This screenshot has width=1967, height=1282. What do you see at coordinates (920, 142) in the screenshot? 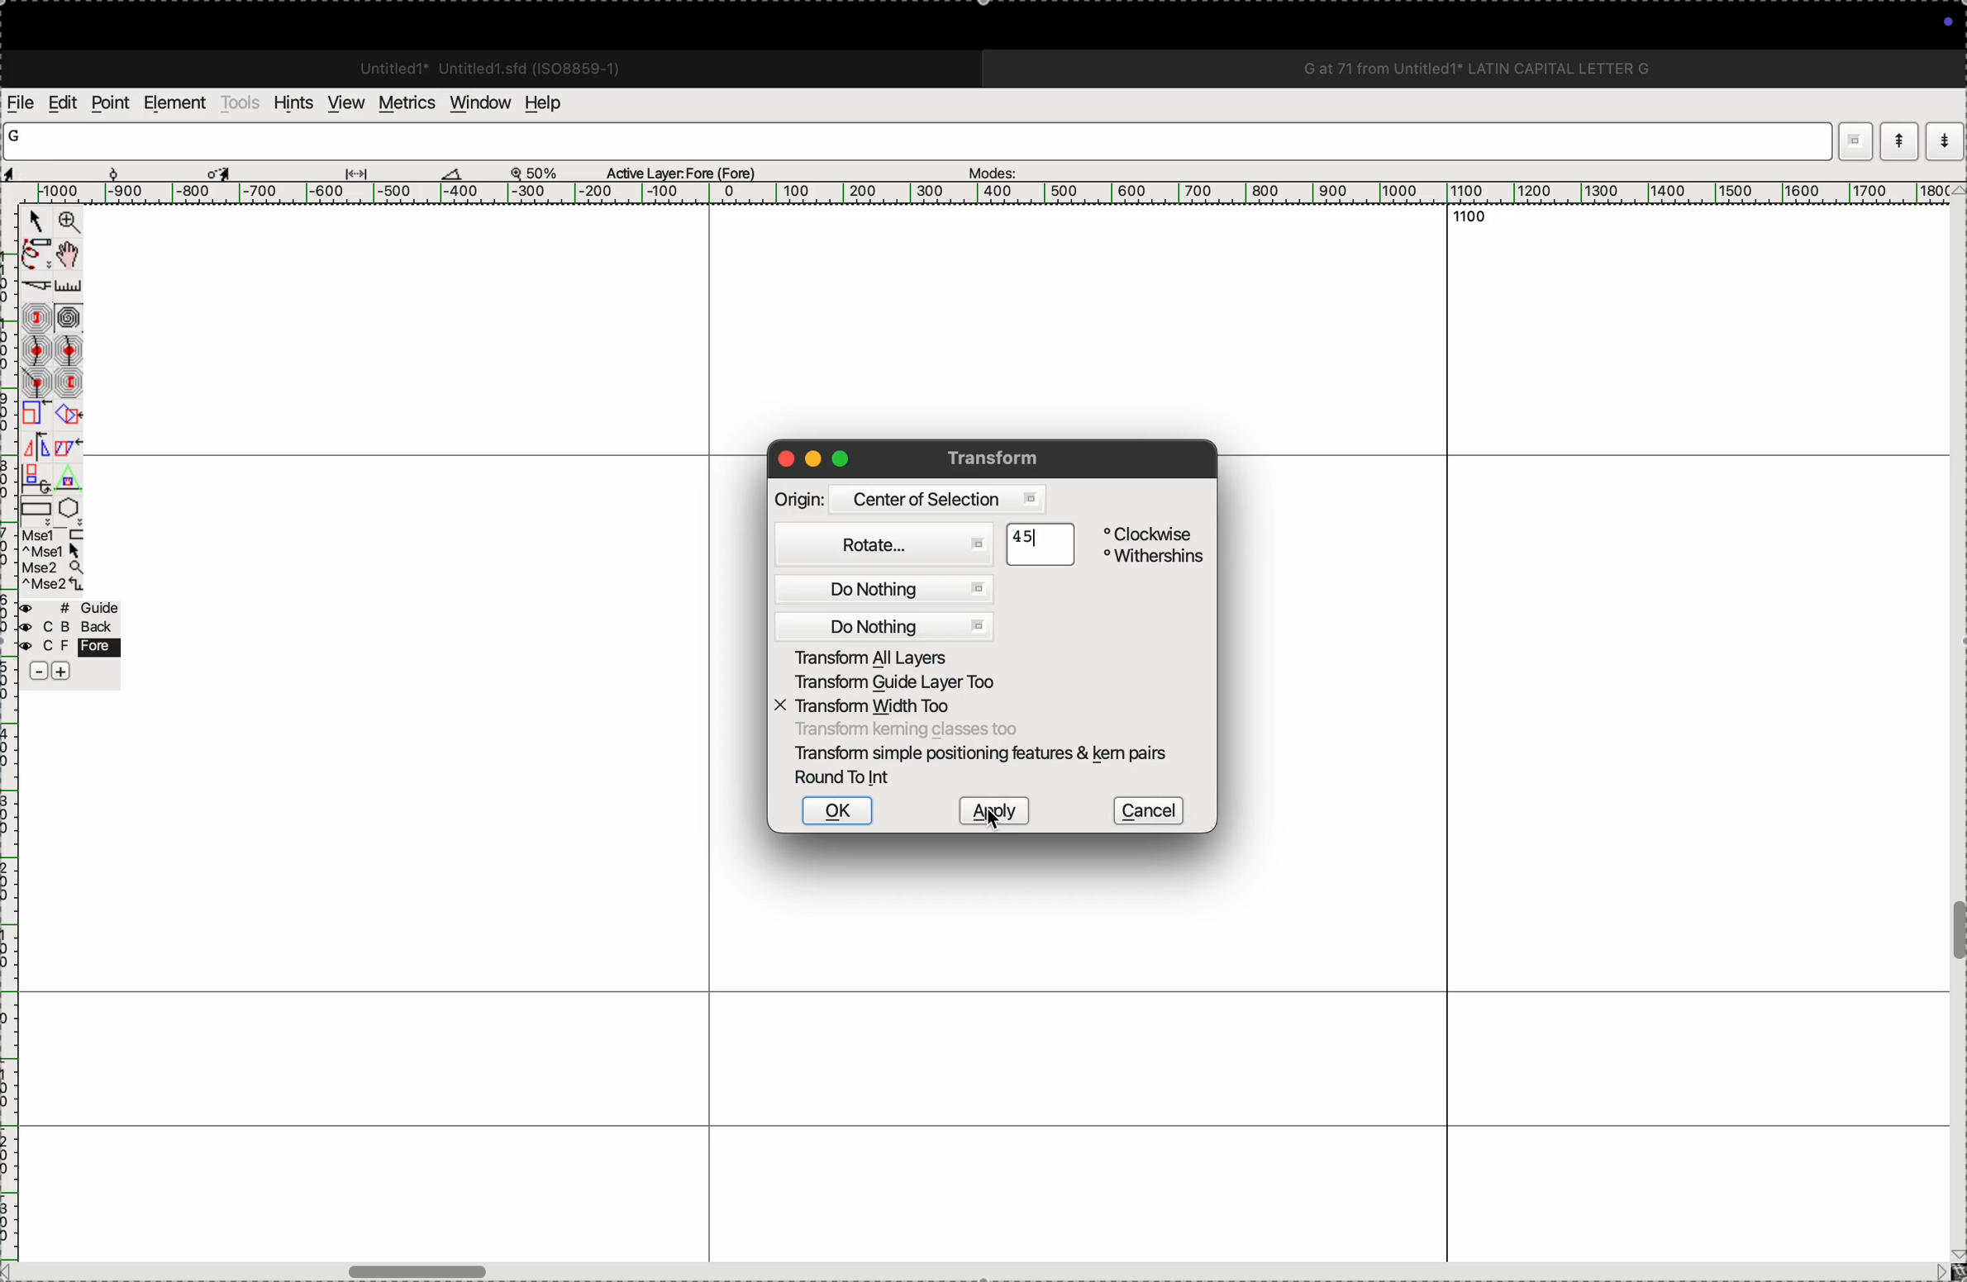
I see `word list input` at bounding box center [920, 142].